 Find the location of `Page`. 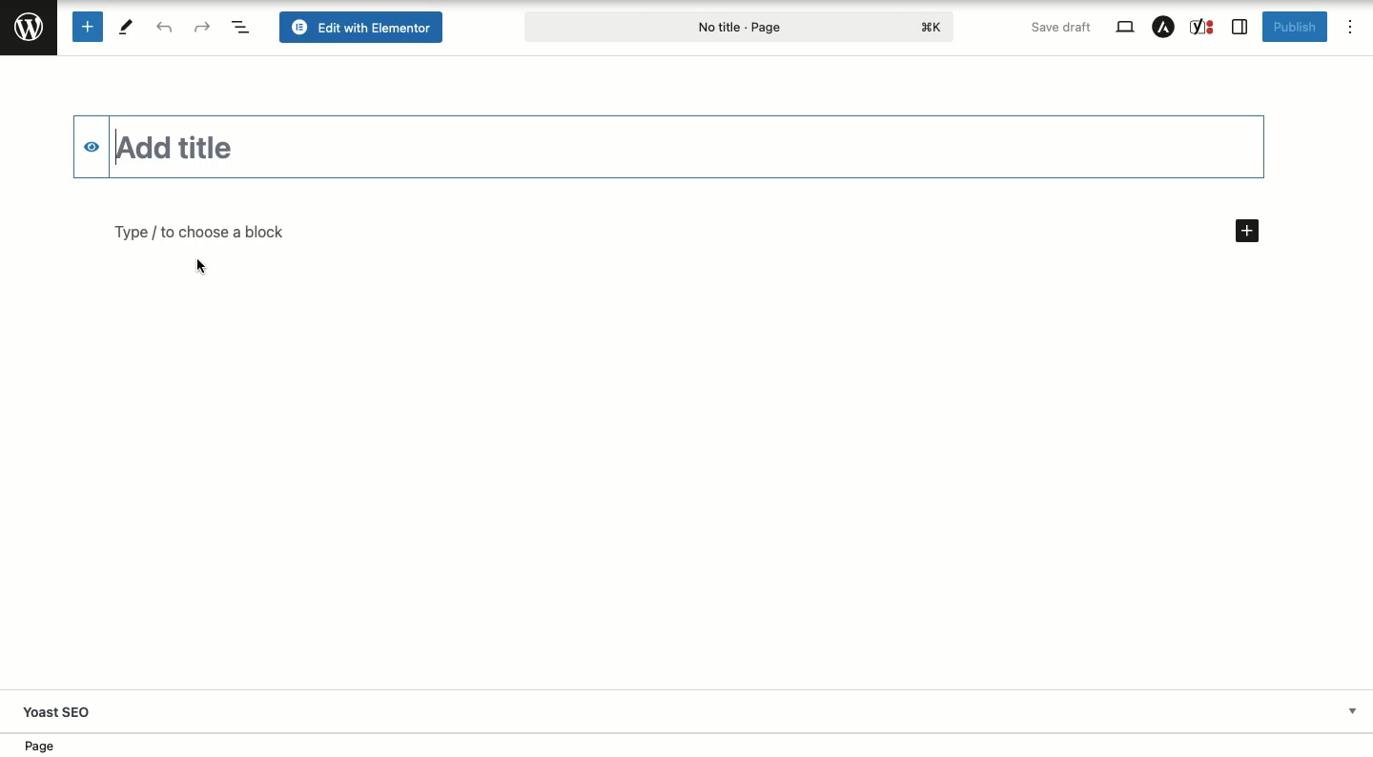

Page is located at coordinates (48, 747).